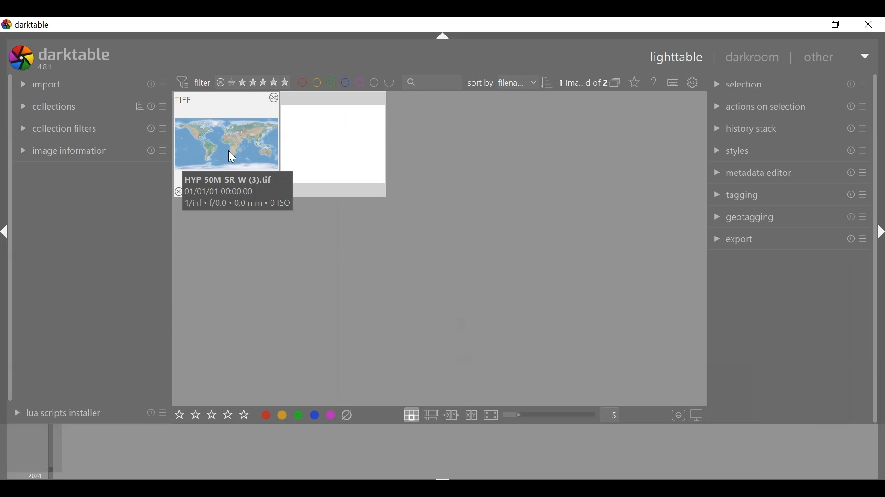 The width and height of the screenshot is (885, 497). What do you see at coordinates (698, 415) in the screenshot?
I see `set display profile` at bounding box center [698, 415].